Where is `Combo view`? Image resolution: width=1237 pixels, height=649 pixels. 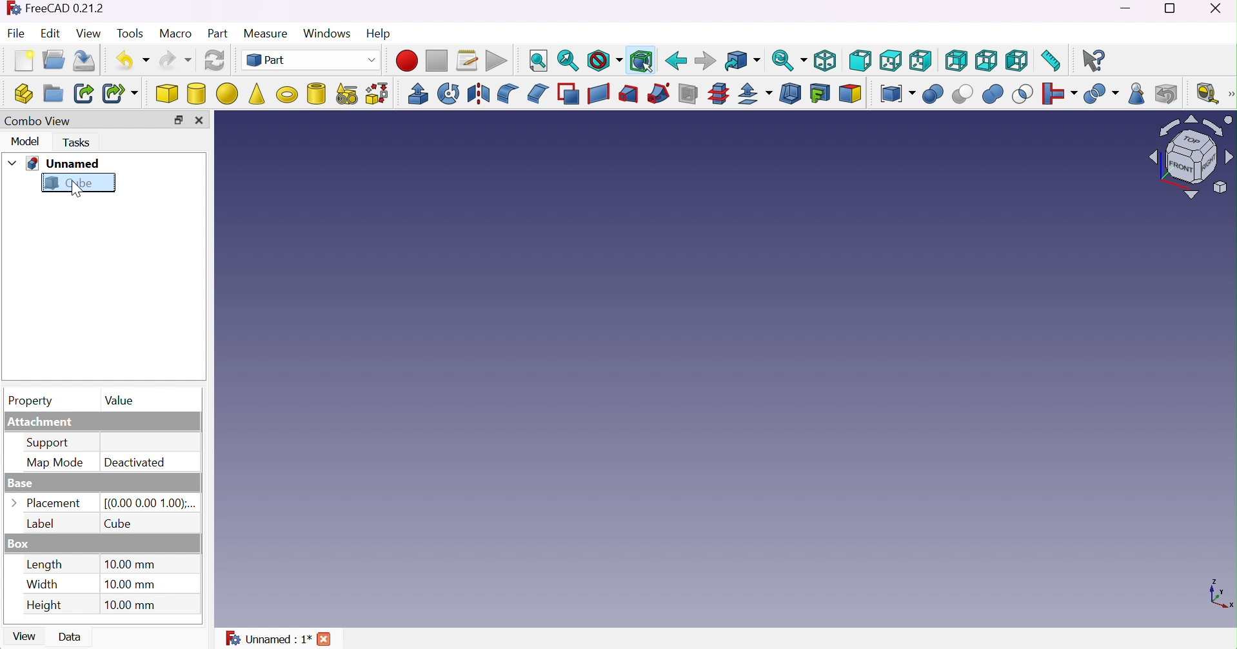
Combo view is located at coordinates (35, 120).